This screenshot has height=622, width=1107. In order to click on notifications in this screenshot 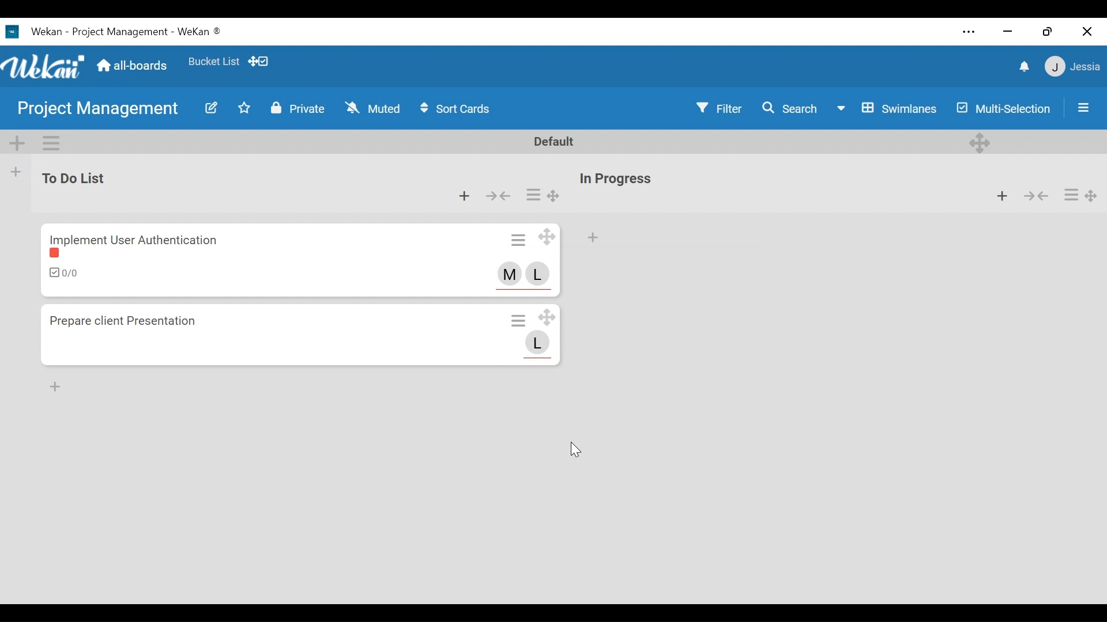, I will do `click(1023, 67)`.